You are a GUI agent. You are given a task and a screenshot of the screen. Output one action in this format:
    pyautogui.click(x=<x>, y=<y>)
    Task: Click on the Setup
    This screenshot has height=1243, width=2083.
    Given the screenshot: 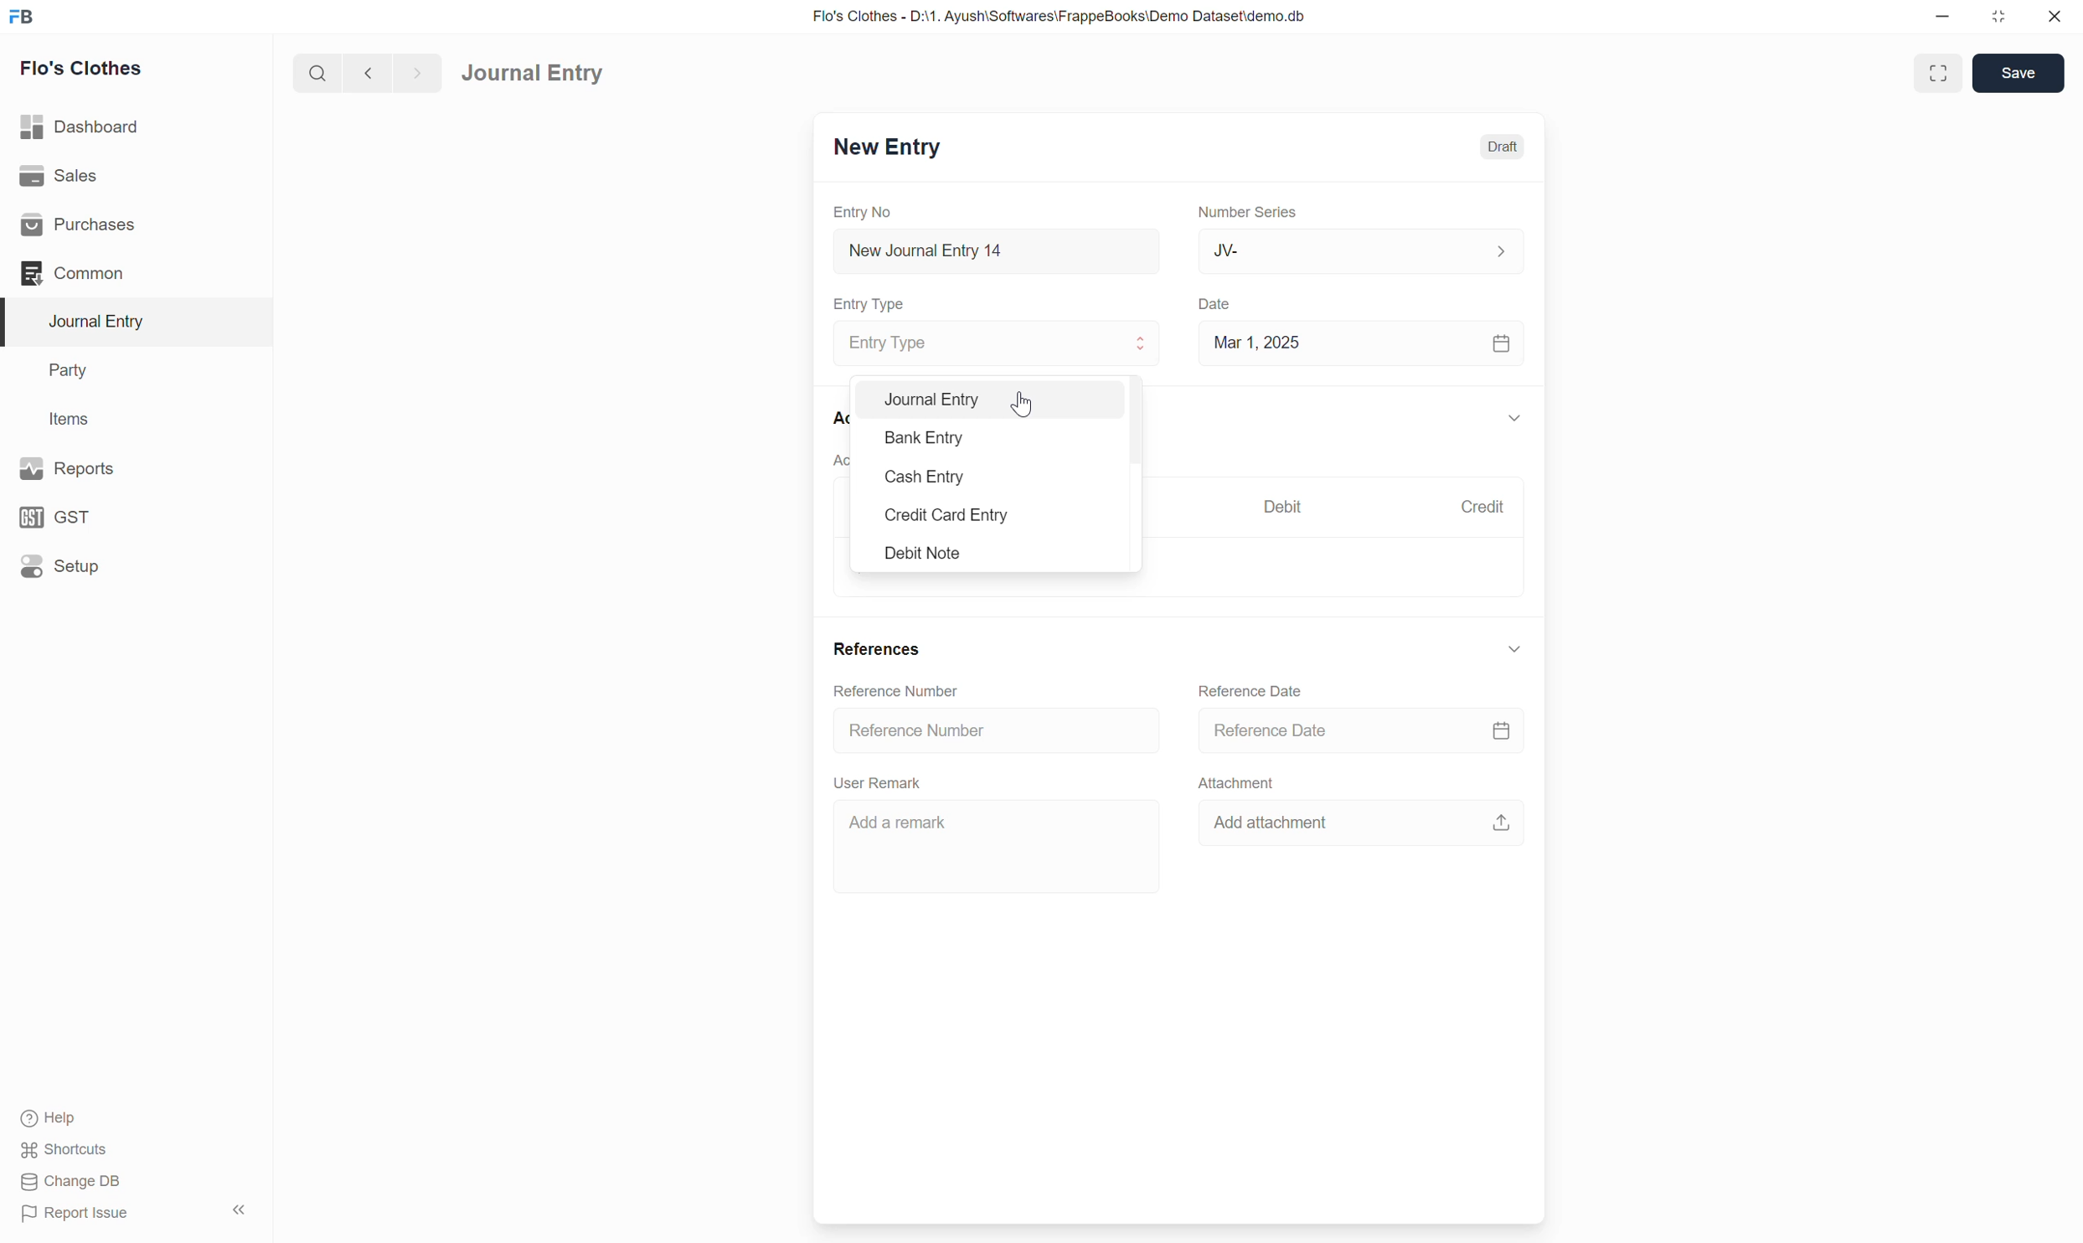 What is the action you would take?
    pyautogui.click(x=60, y=565)
    